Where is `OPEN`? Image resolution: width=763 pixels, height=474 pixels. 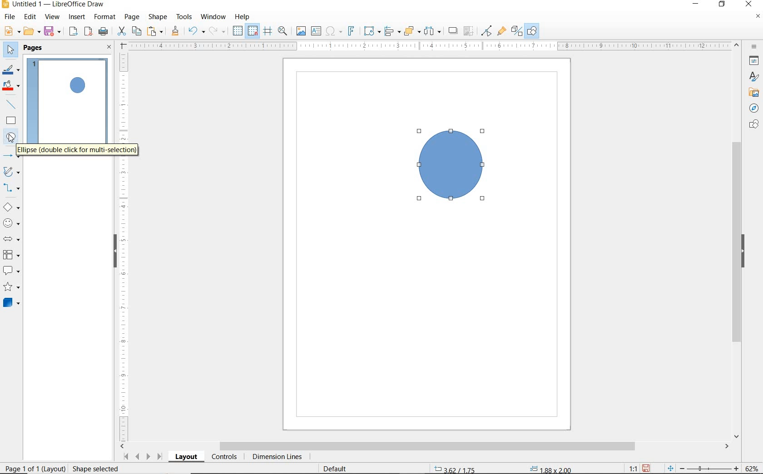
OPEN is located at coordinates (32, 32).